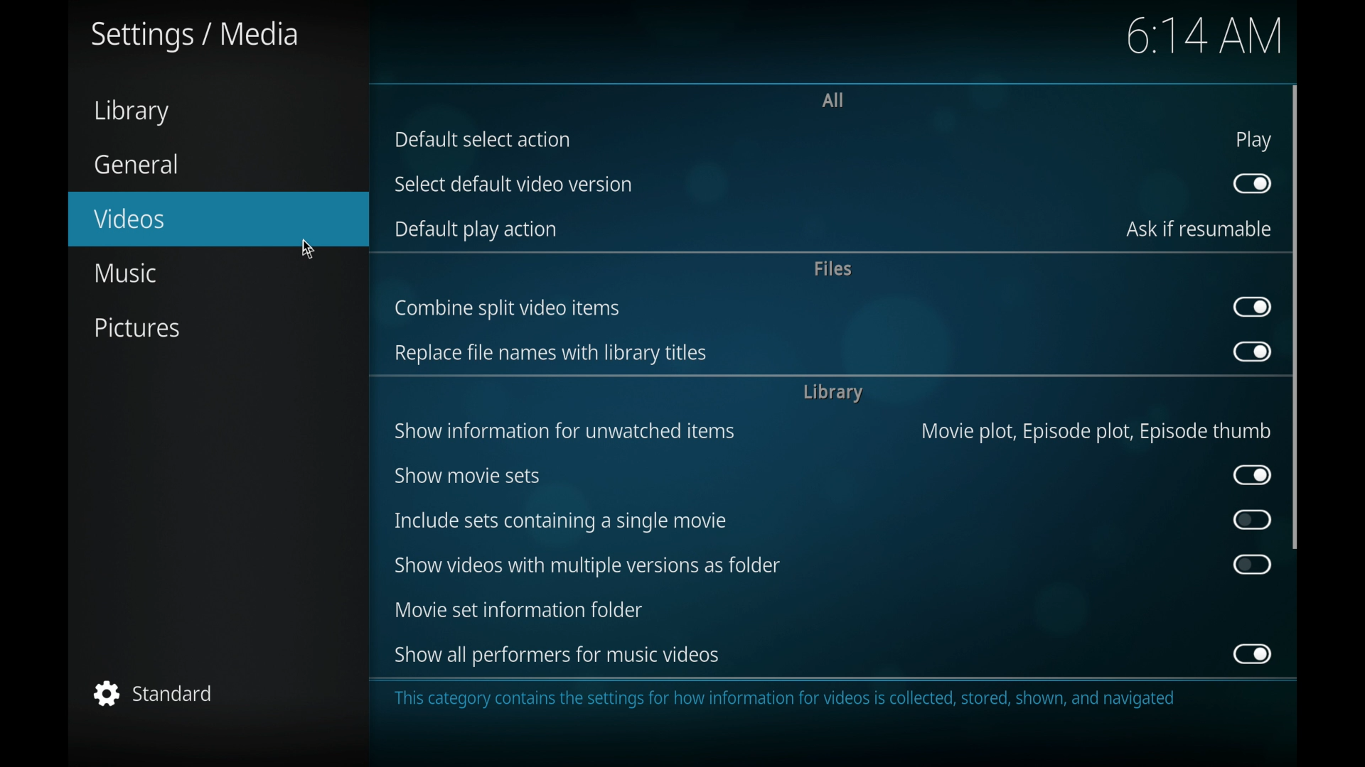  Describe the element at coordinates (510, 184) in the screenshot. I see `select default video version` at that location.